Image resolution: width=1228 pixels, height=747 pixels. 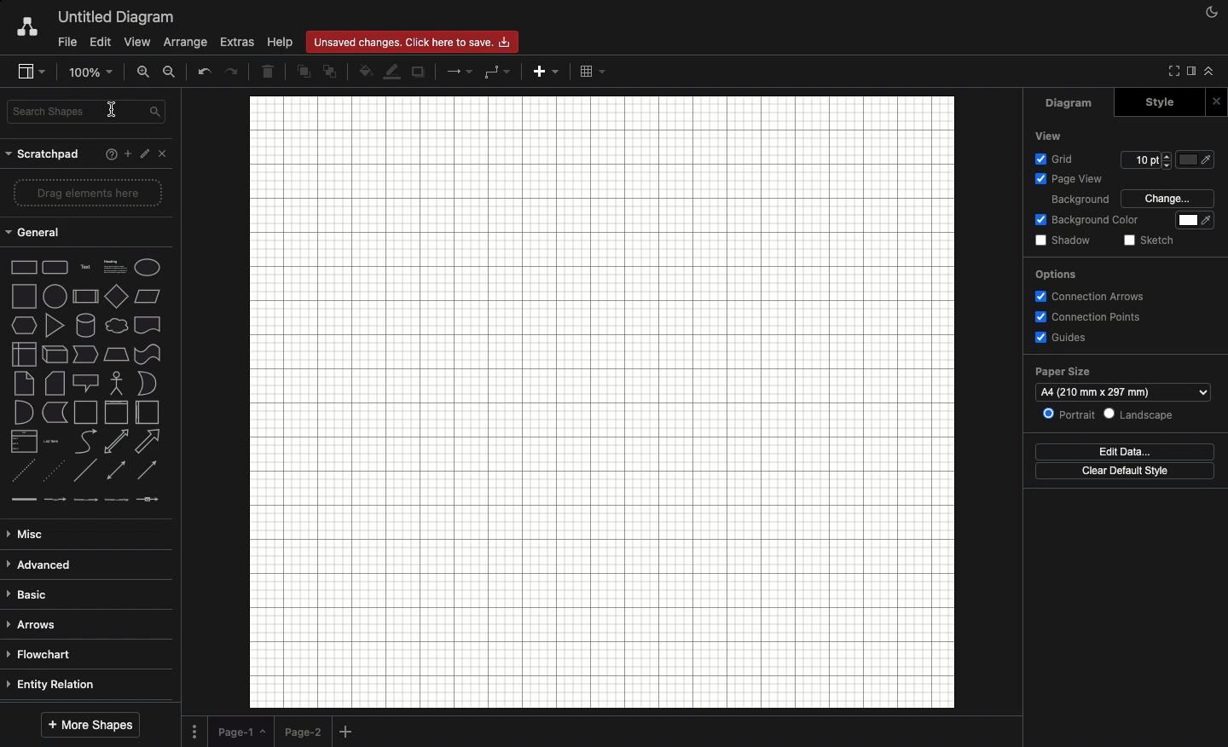 I want to click on shape, so click(x=89, y=440).